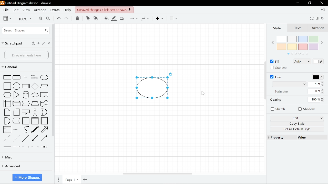 This screenshot has width=328, height=184. Describe the element at coordinates (26, 112) in the screenshot. I see `callout` at that location.